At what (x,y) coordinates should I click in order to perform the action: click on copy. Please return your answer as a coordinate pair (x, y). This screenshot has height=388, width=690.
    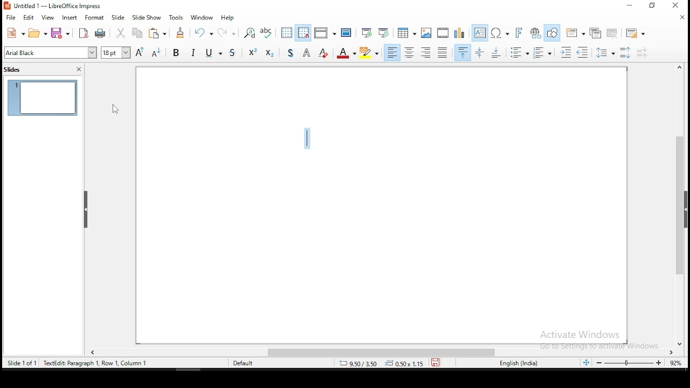
    Looking at the image, I should click on (136, 33).